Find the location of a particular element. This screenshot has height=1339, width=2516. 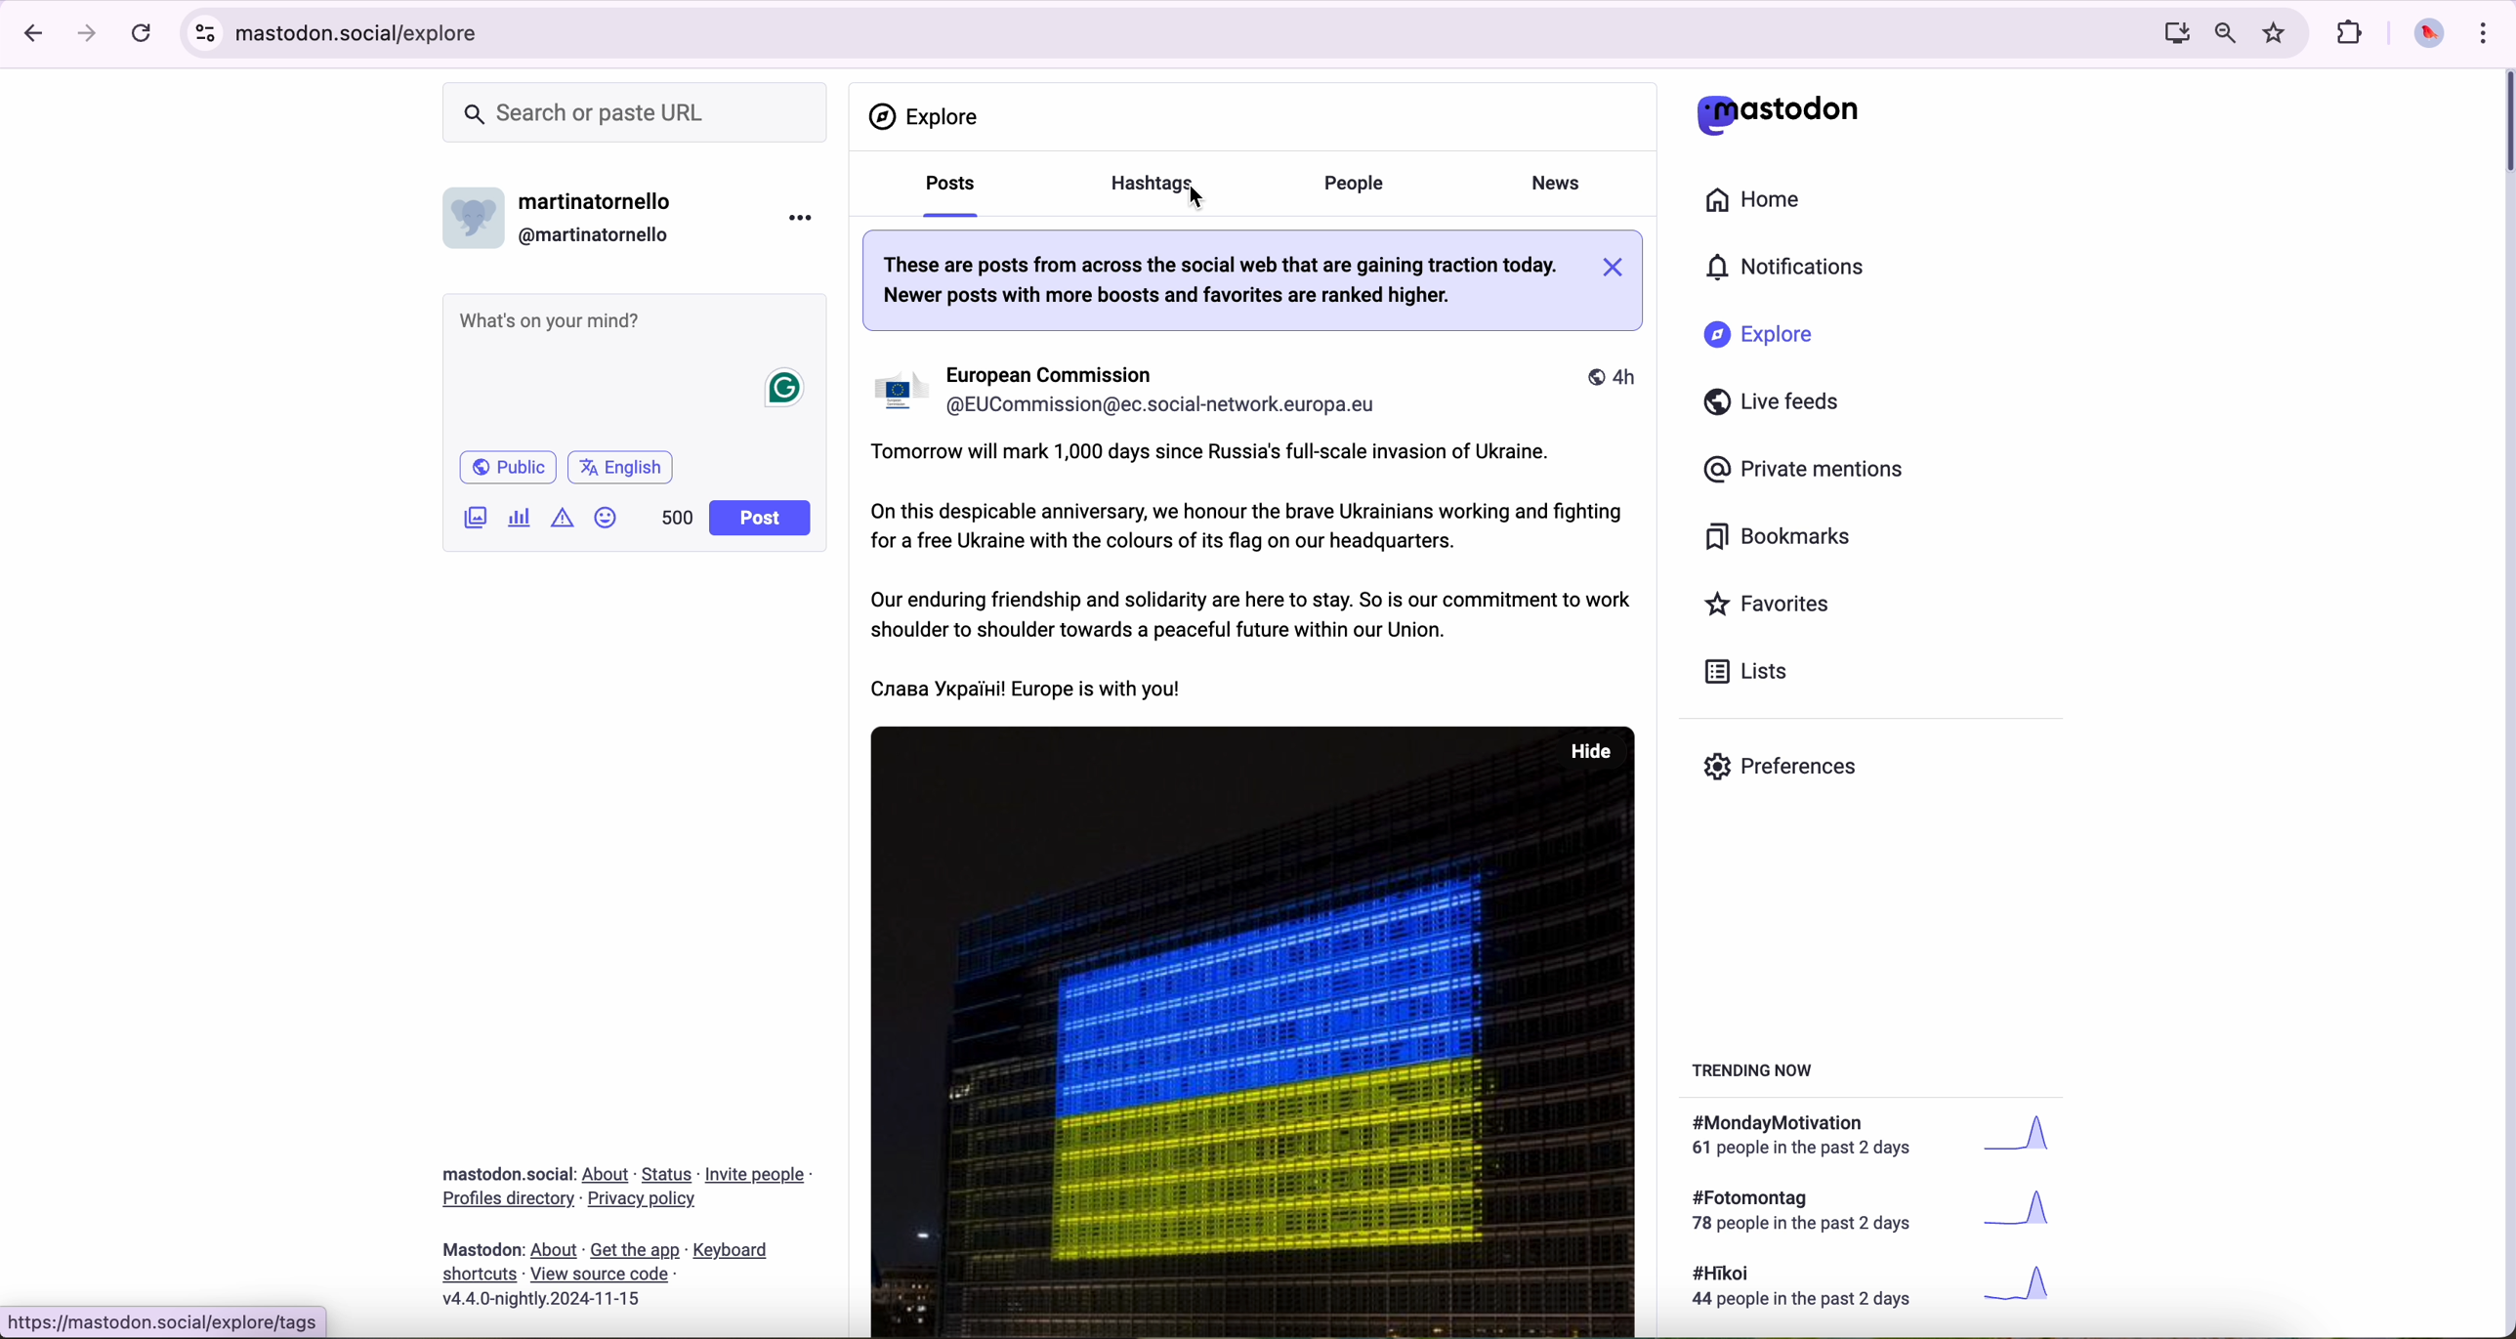

notifications is located at coordinates (1792, 268).